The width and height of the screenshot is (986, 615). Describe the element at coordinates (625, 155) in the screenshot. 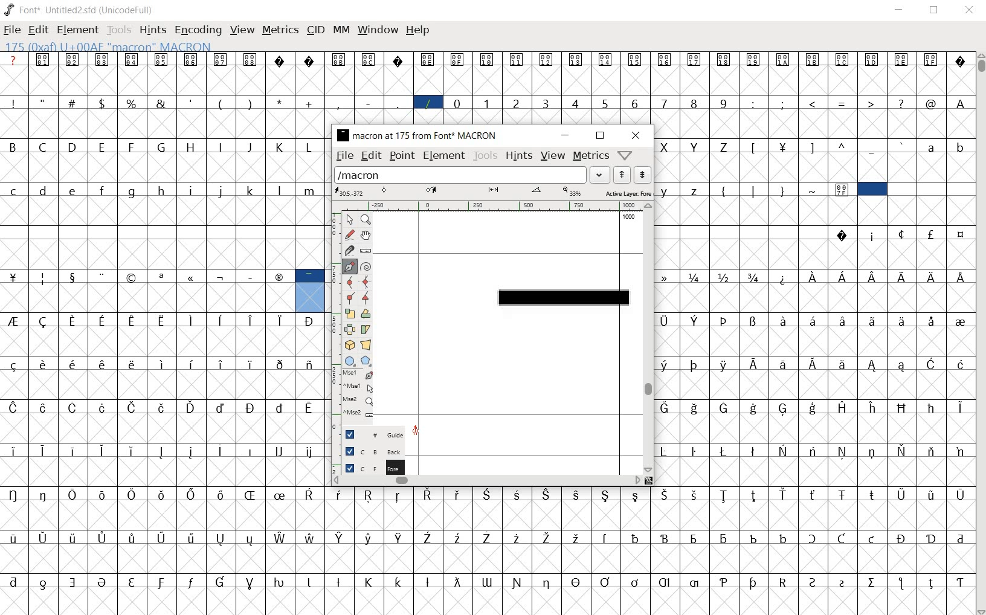

I see `help` at that location.